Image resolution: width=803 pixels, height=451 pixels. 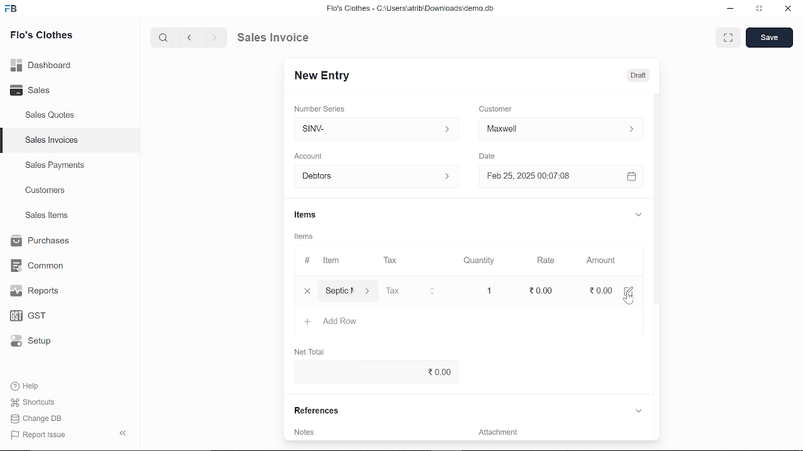 What do you see at coordinates (550, 177) in the screenshot?
I see `H Feb 25, 2025 00:07:08 ` at bounding box center [550, 177].